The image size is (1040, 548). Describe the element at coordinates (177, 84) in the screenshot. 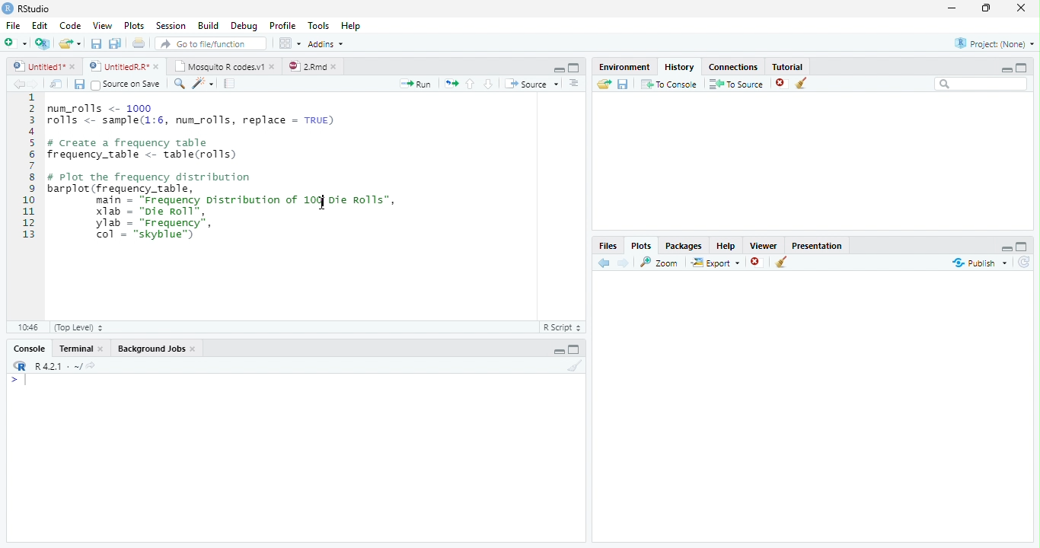

I see `Find/Replace` at that location.